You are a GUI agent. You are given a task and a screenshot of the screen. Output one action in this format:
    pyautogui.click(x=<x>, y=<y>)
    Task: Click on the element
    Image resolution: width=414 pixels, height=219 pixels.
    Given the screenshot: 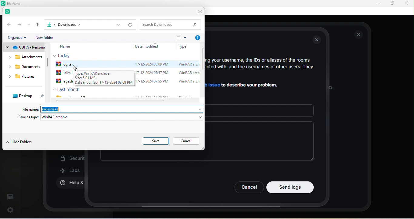 What is the action you would take?
    pyautogui.click(x=9, y=12)
    